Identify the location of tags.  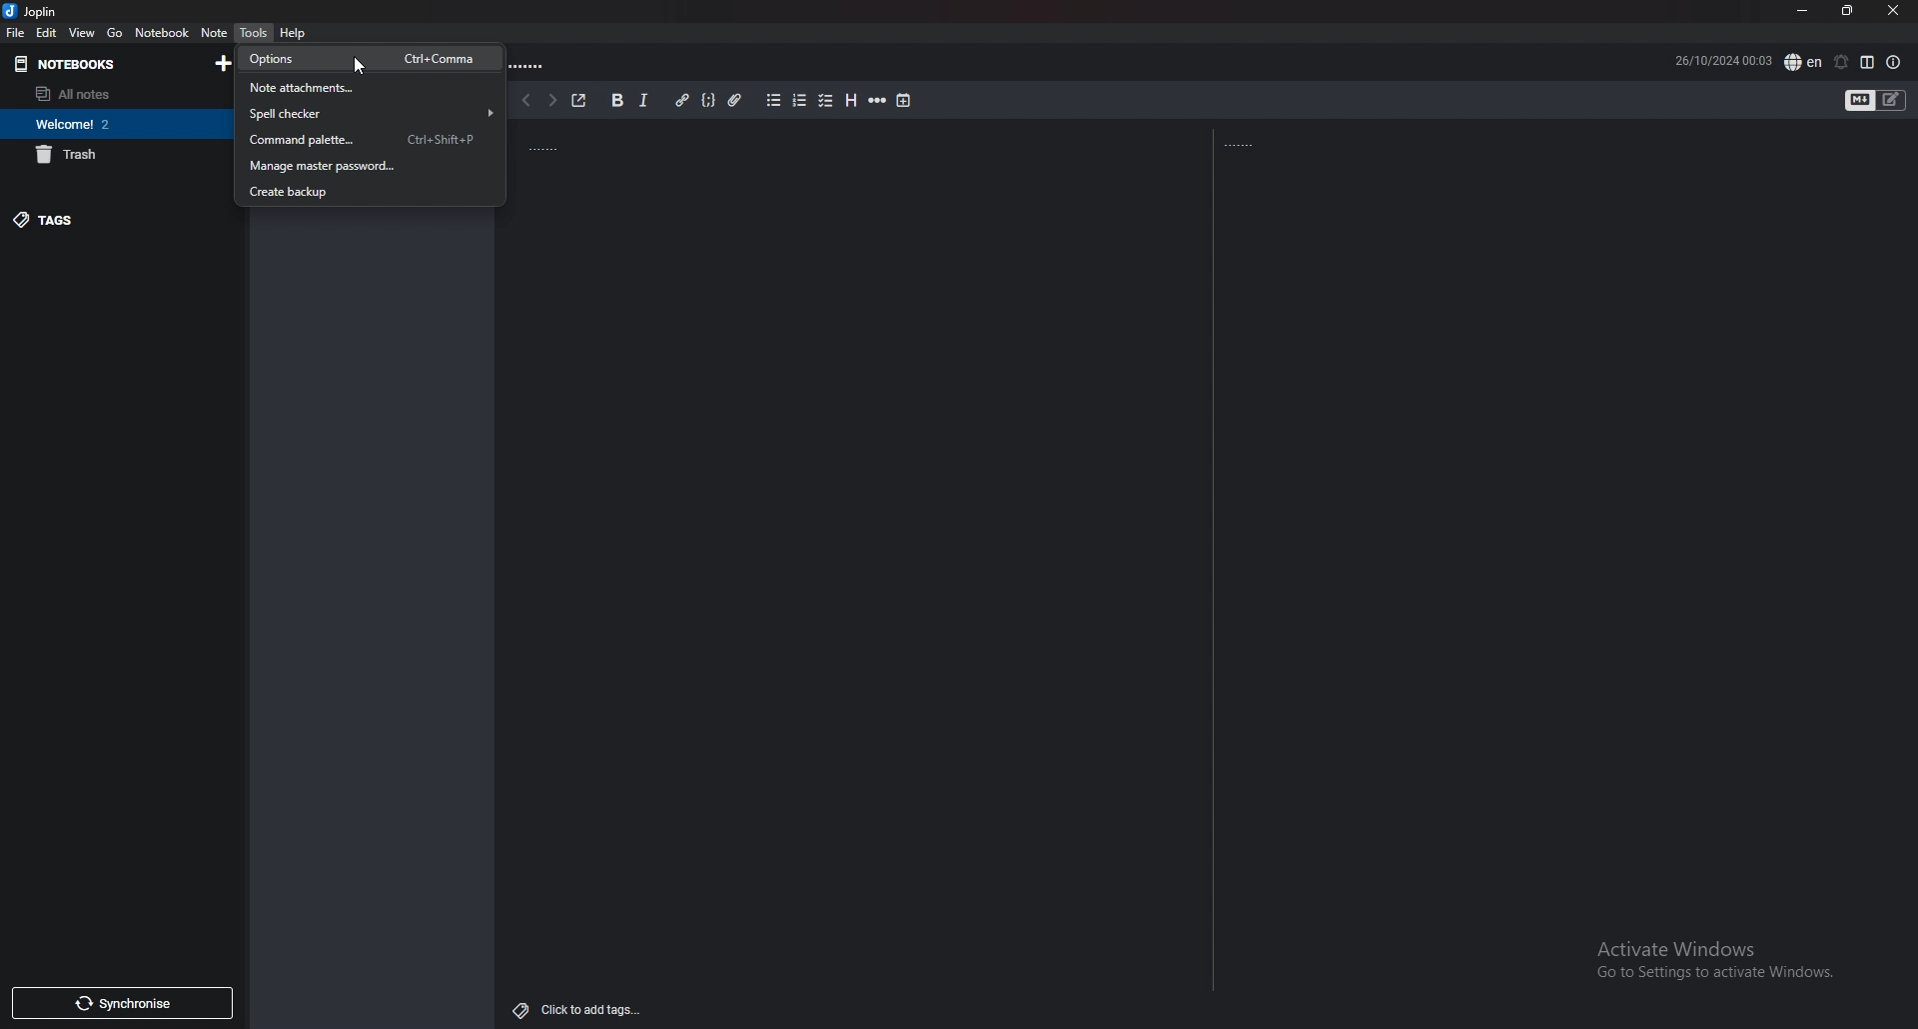
(117, 220).